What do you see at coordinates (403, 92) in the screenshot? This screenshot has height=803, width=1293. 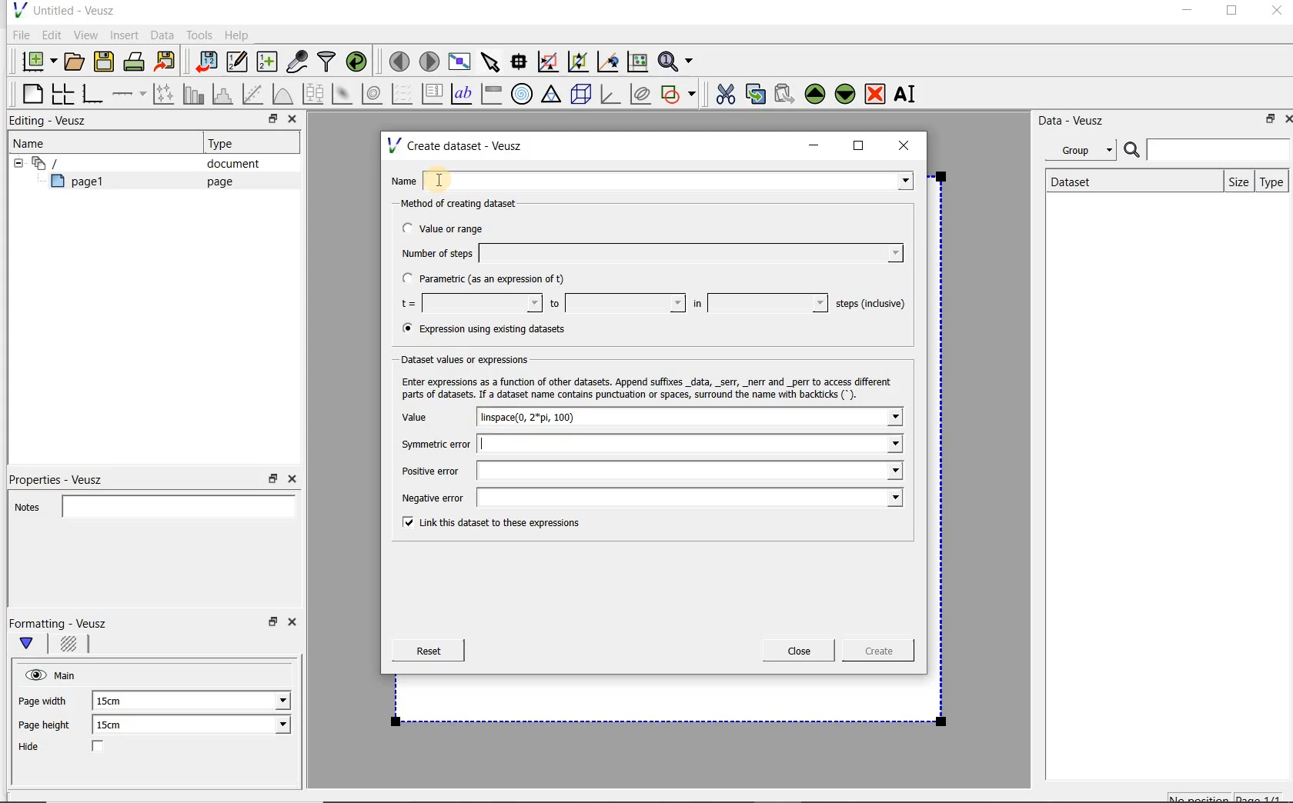 I see `plot a vector field` at bounding box center [403, 92].